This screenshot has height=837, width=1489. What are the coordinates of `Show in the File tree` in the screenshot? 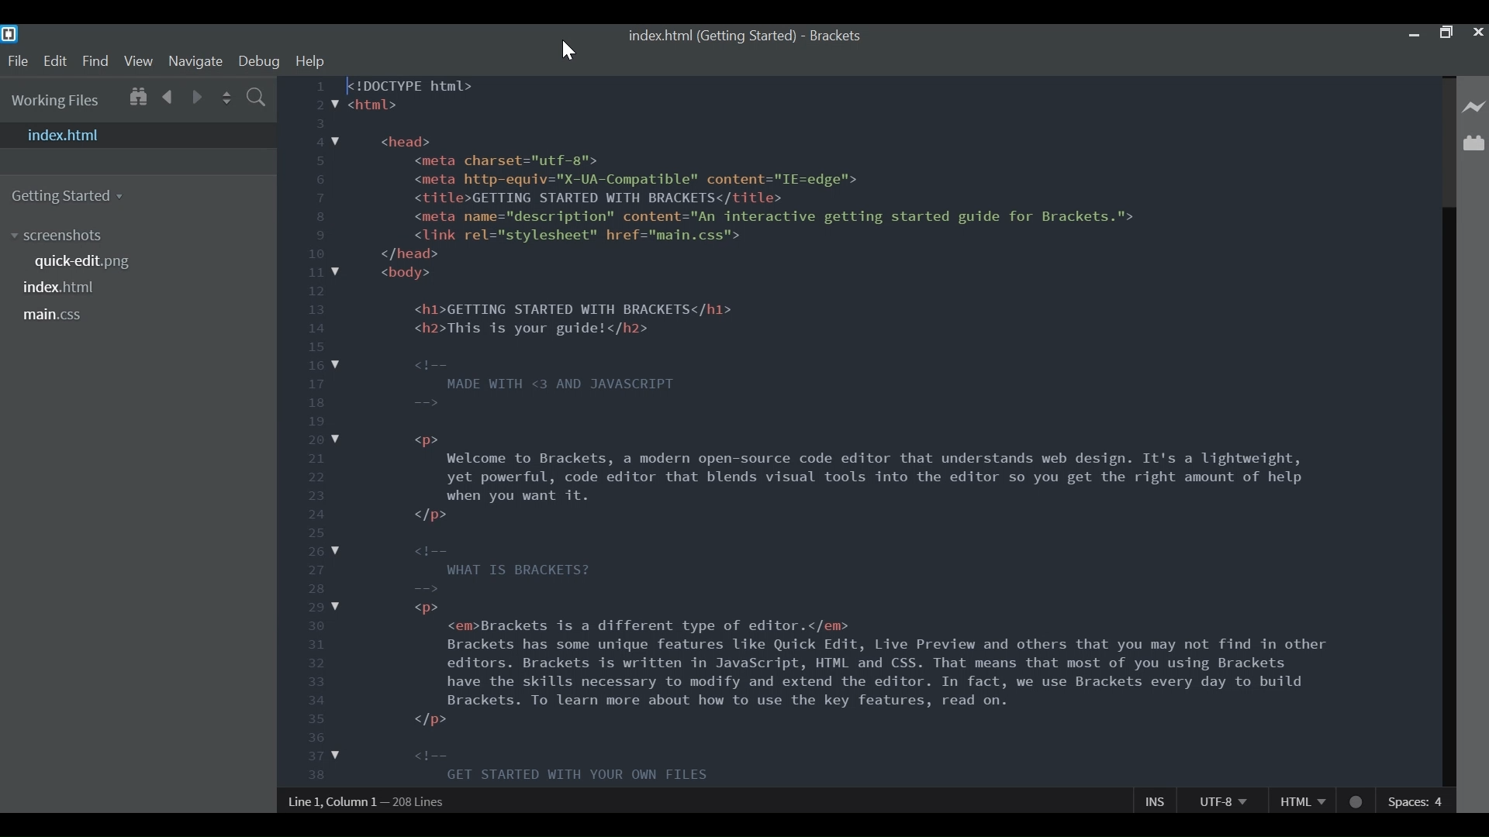 It's located at (137, 98).